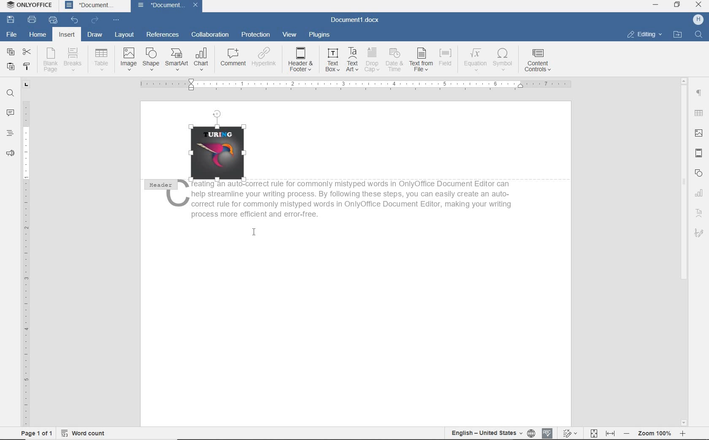 The image size is (709, 440). Describe the element at coordinates (678, 35) in the screenshot. I see `OPEN FILE LOCTION` at that location.